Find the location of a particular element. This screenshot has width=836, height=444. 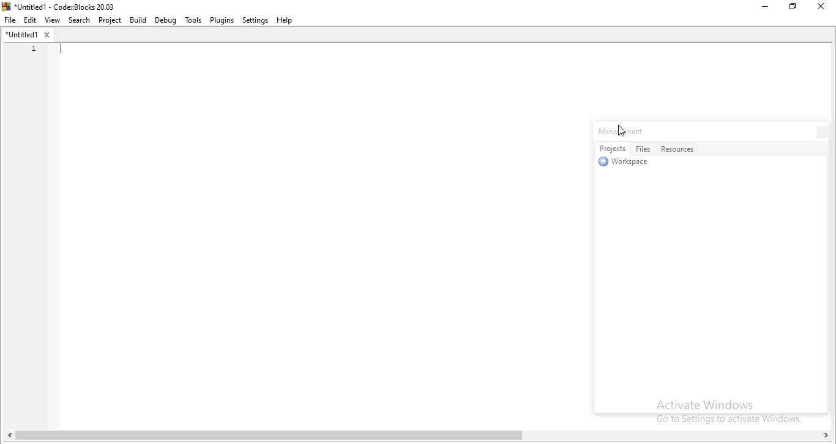

Tools  is located at coordinates (192, 20).